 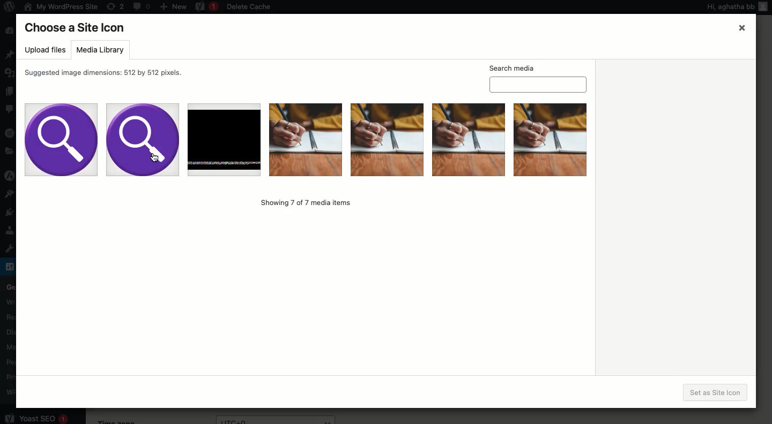 I want to click on Tools, so click(x=11, y=247).